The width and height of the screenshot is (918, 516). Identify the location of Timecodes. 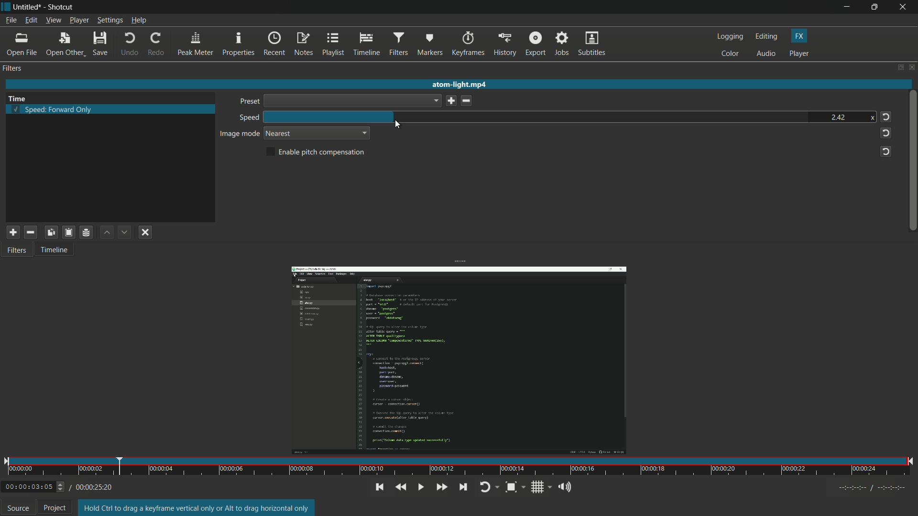
(862, 487).